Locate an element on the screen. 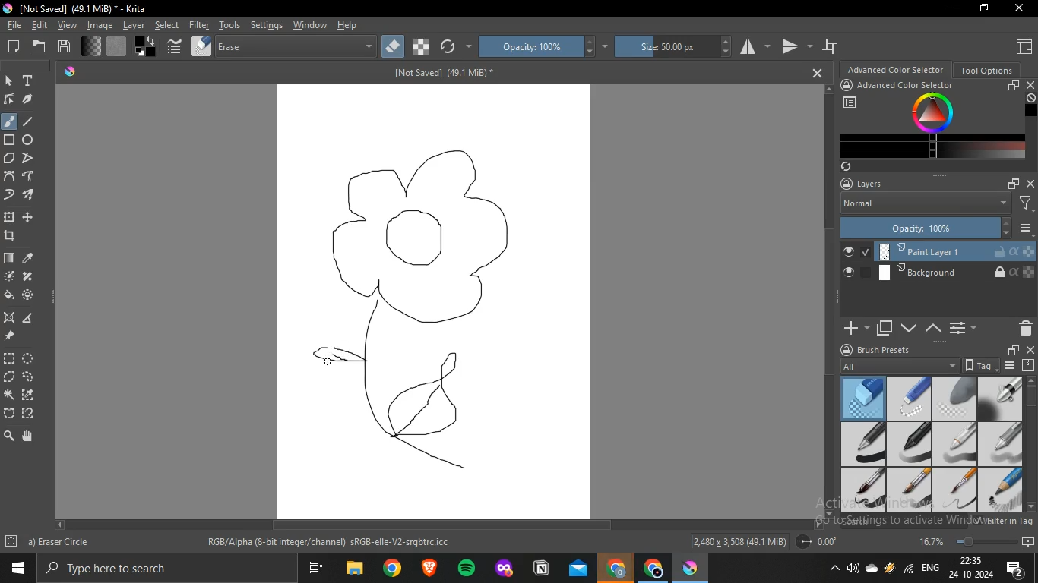 Image resolution: width=1038 pixels, height=583 pixels. sample color from layer or image is located at coordinates (29, 259).